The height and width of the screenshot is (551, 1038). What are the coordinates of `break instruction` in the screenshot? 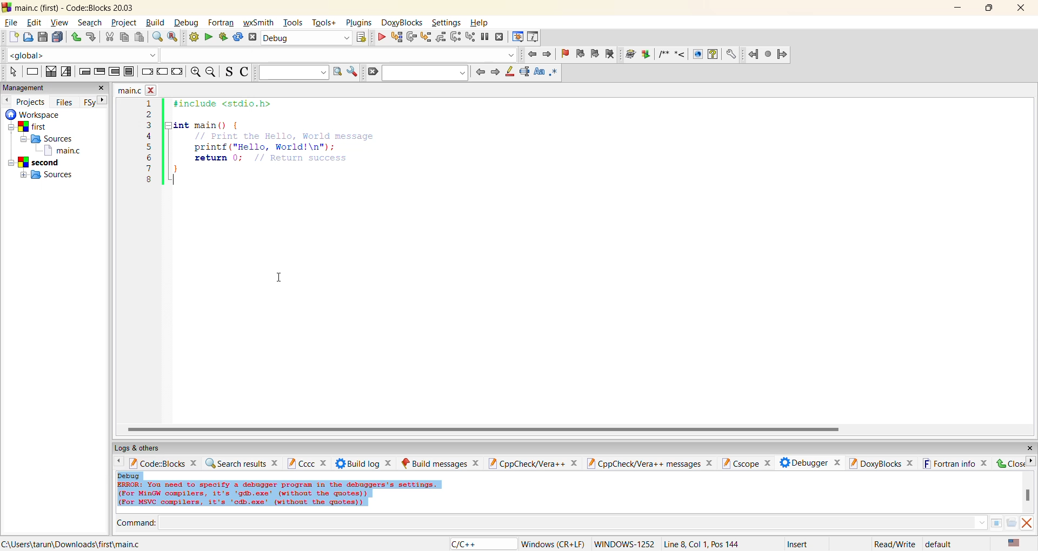 It's located at (145, 72).